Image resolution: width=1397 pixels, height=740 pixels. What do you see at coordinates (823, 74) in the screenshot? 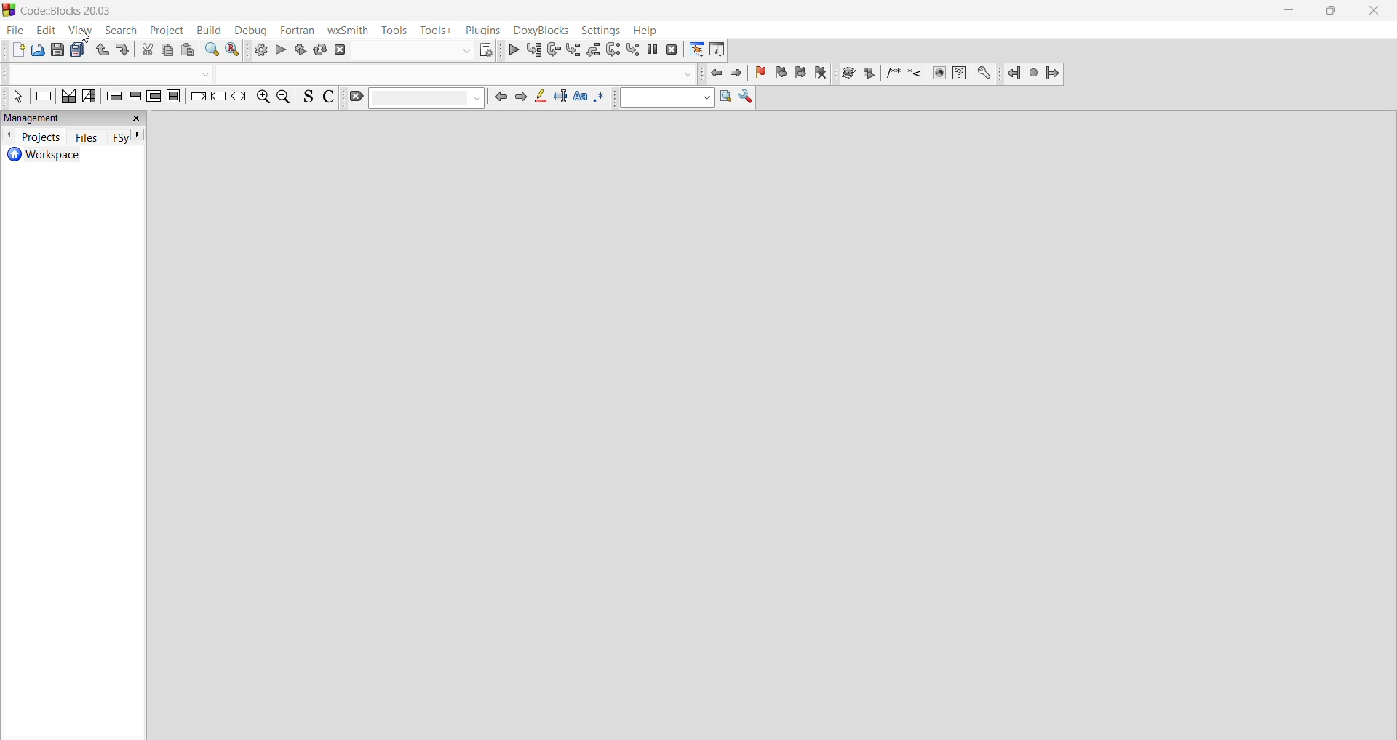
I see `clear bookmark` at bounding box center [823, 74].